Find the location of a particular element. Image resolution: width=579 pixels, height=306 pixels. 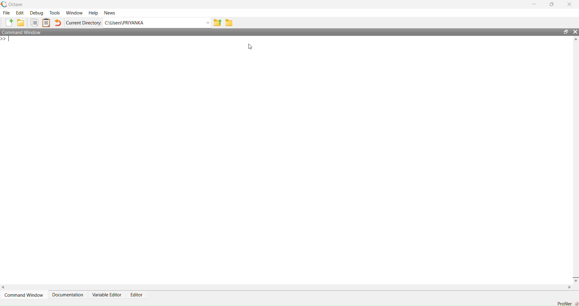

Upload Folder is located at coordinates (217, 23).